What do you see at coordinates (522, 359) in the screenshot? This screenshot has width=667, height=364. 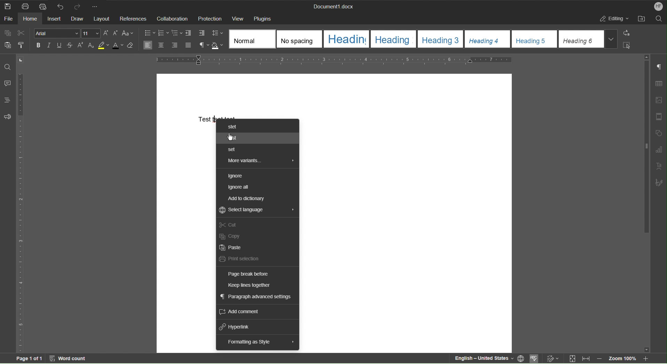 I see `Language` at bounding box center [522, 359].